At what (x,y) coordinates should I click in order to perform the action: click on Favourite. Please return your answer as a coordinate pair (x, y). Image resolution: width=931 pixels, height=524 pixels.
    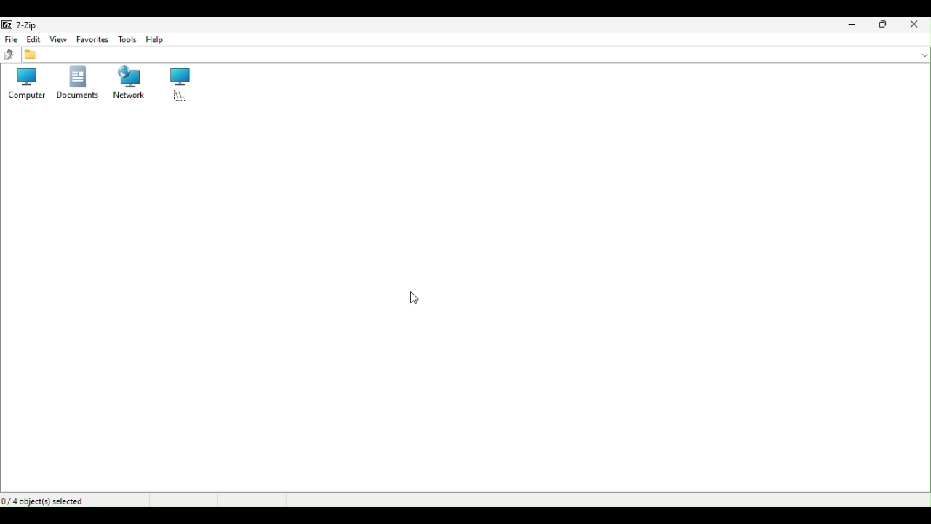
    Looking at the image, I should click on (92, 39).